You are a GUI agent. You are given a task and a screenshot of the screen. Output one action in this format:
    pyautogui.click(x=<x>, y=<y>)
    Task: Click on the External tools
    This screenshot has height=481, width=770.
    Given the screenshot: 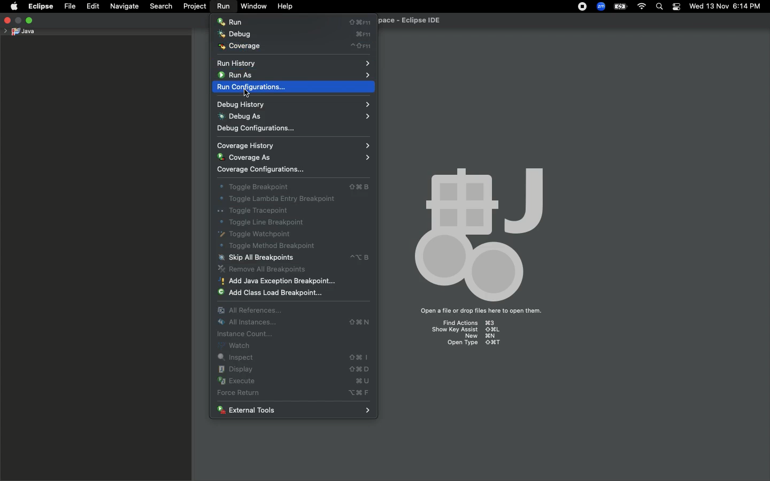 What is the action you would take?
    pyautogui.click(x=294, y=410)
    